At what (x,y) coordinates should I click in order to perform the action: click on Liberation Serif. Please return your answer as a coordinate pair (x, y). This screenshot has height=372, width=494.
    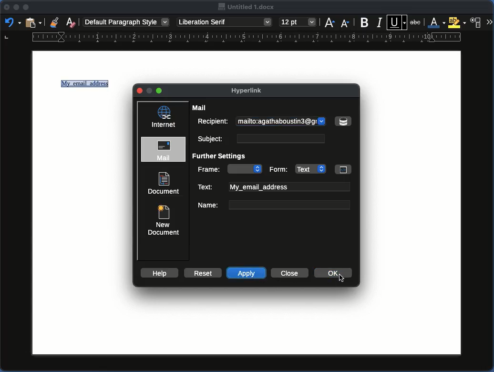
    Looking at the image, I should click on (225, 22).